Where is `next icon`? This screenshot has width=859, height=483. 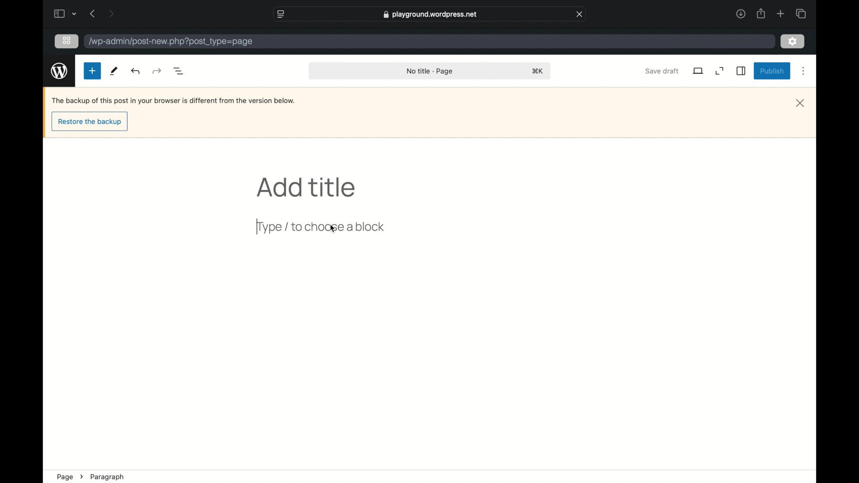 next icon is located at coordinates (81, 477).